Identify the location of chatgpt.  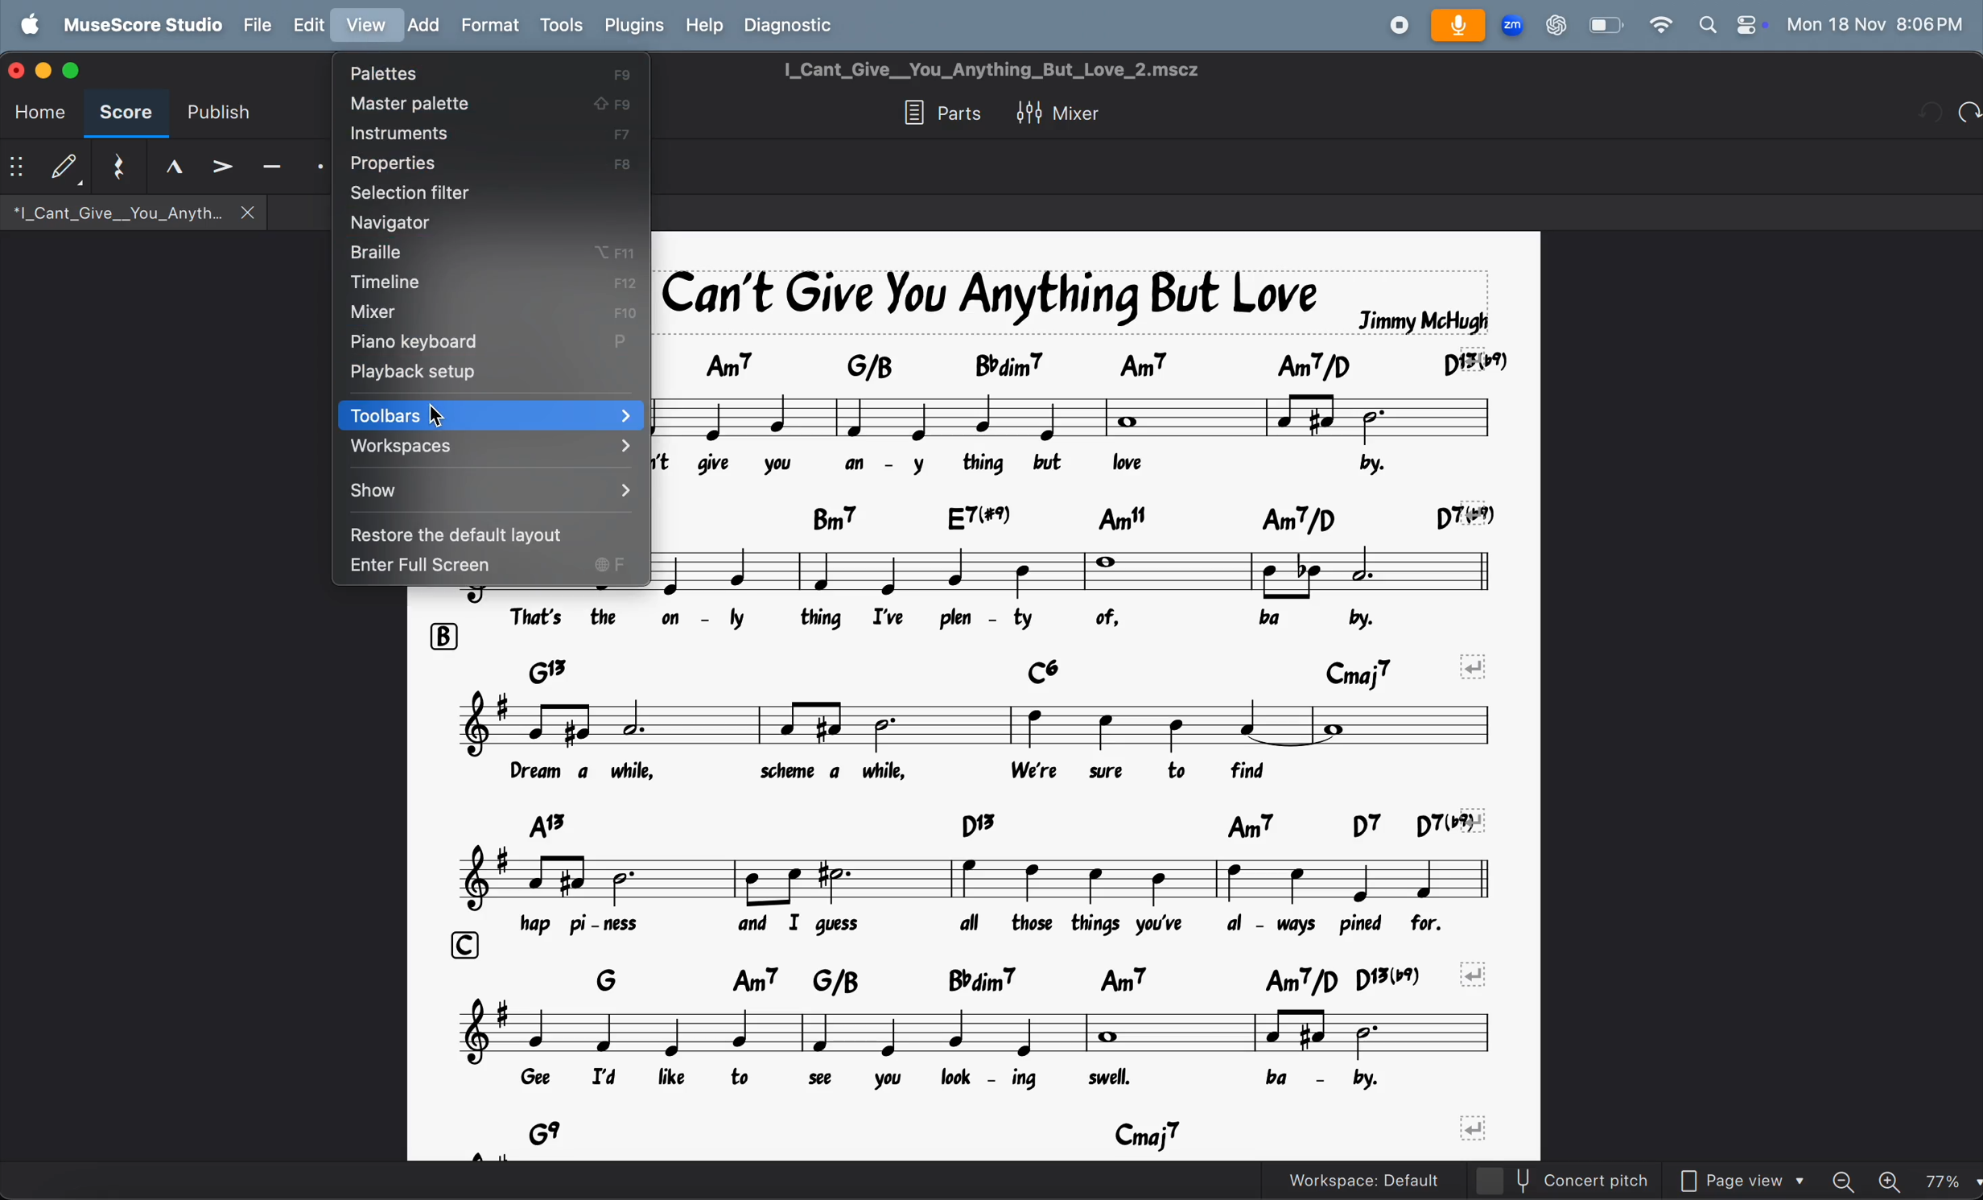
(1556, 26).